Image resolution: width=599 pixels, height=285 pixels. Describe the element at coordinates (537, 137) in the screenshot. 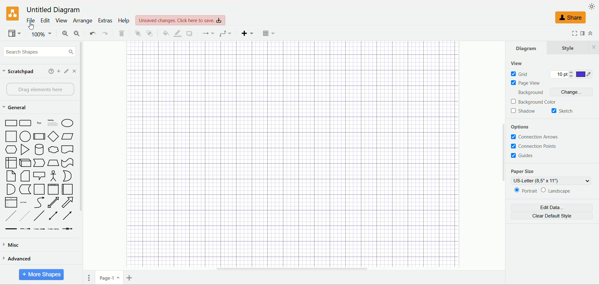

I see `connection arrows` at that location.